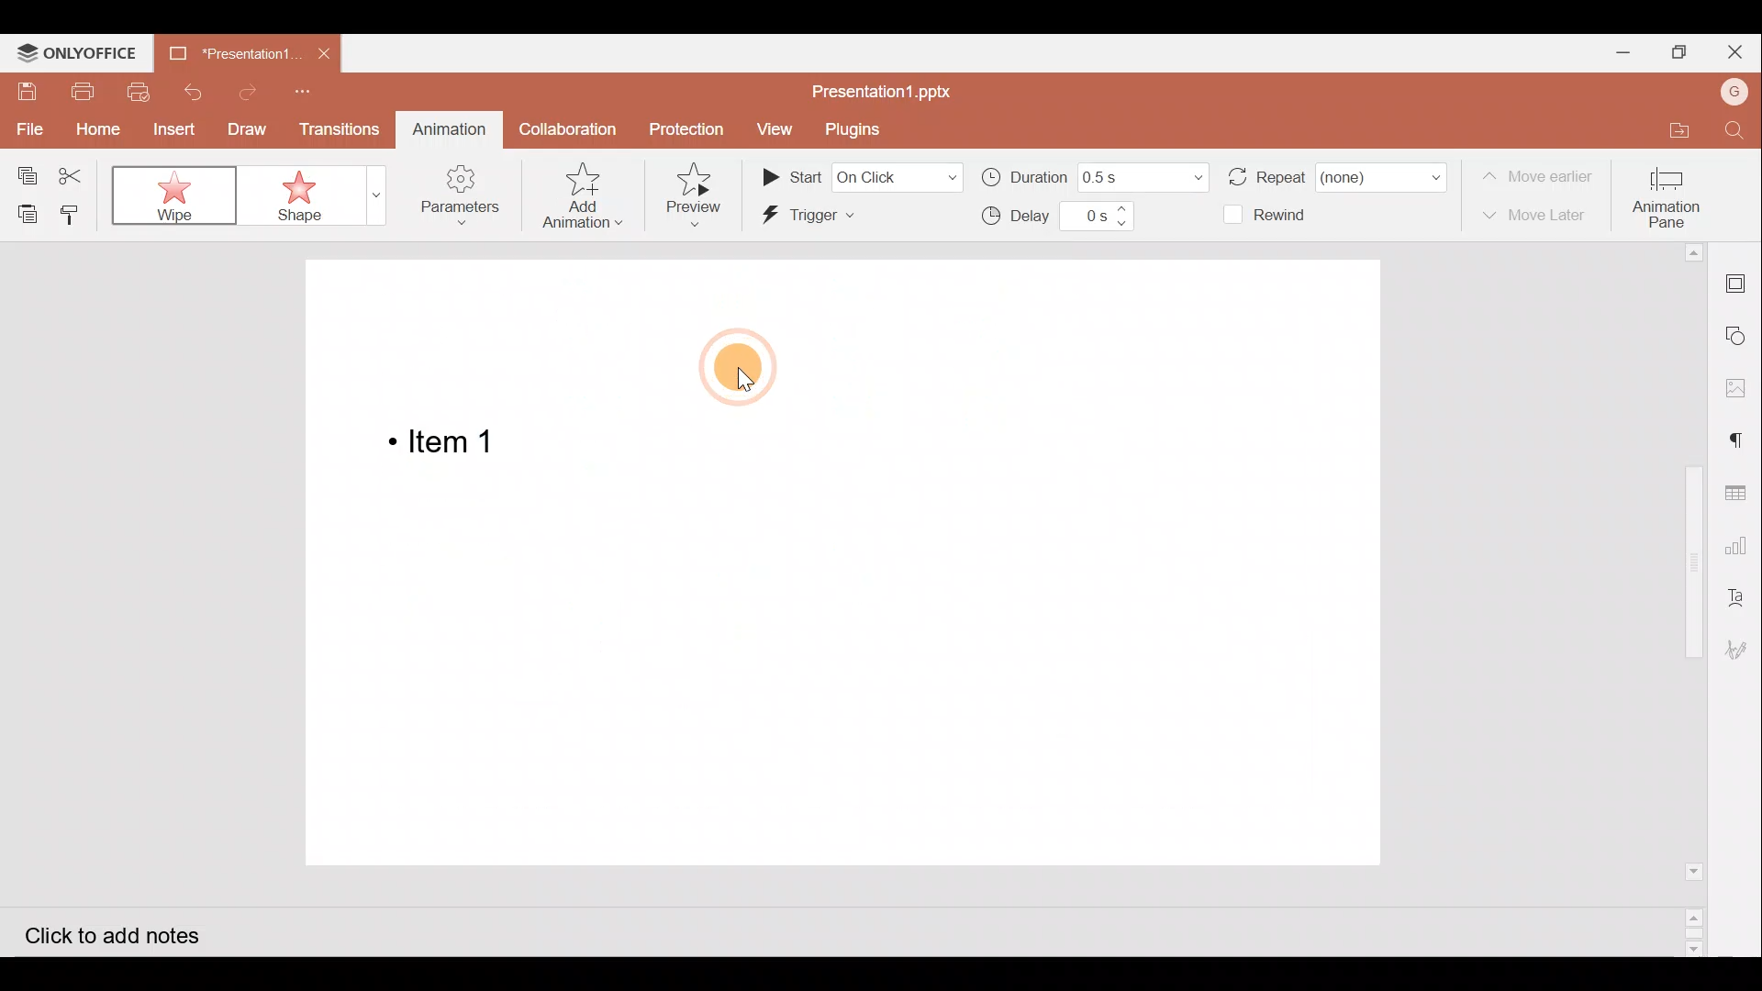 The width and height of the screenshot is (1762, 991). I want to click on Minimize, so click(1608, 51).